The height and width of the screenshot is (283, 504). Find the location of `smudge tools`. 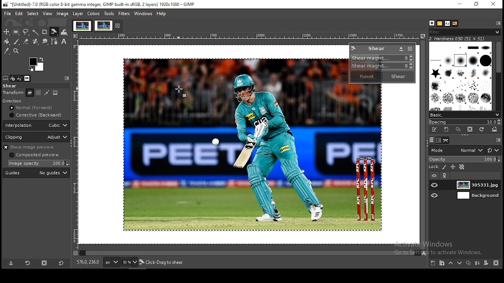

smudge tools is located at coordinates (44, 41).